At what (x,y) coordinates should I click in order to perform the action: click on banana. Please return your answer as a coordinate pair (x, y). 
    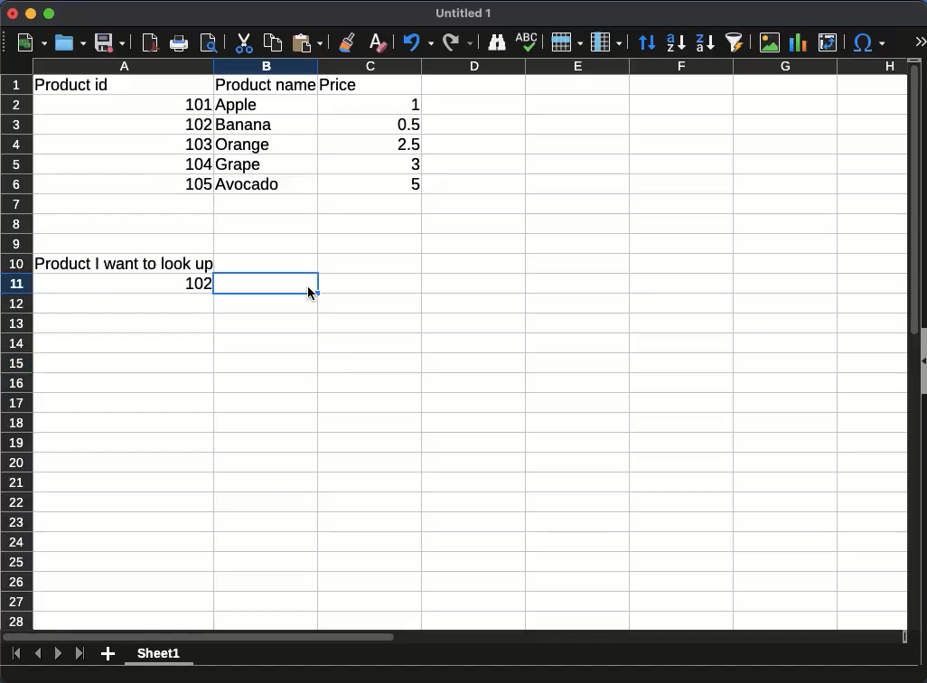
    Looking at the image, I should click on (245, 124).